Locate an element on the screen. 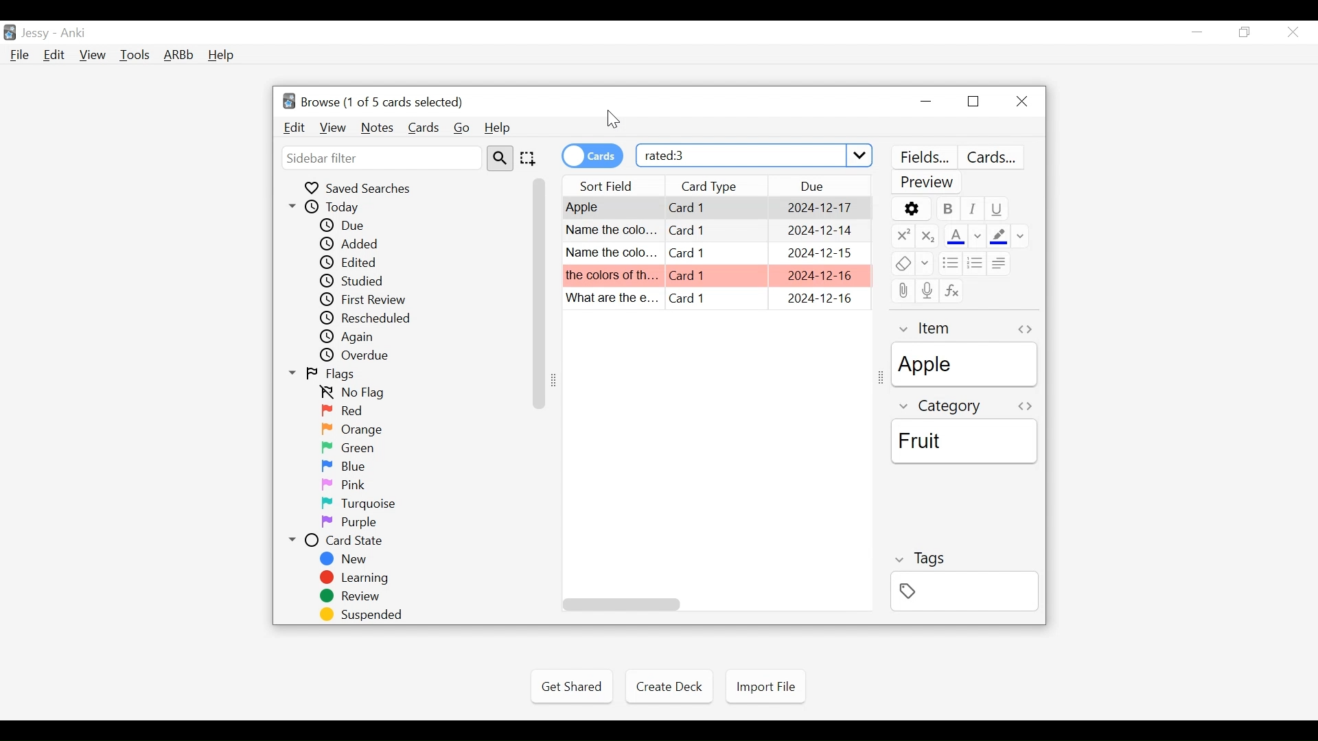 This screenshot has width=1318, height=741. Card is located at coordinates (612, 253).